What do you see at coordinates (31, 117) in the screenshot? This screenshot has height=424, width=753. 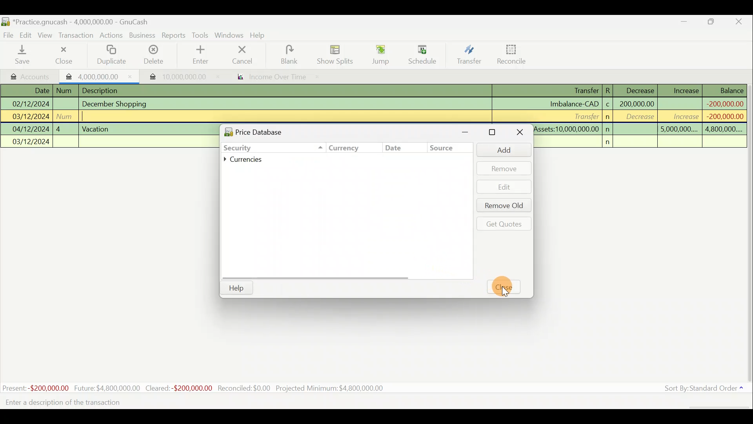 I see `03/12/2024` at bounding box center [31, 117].